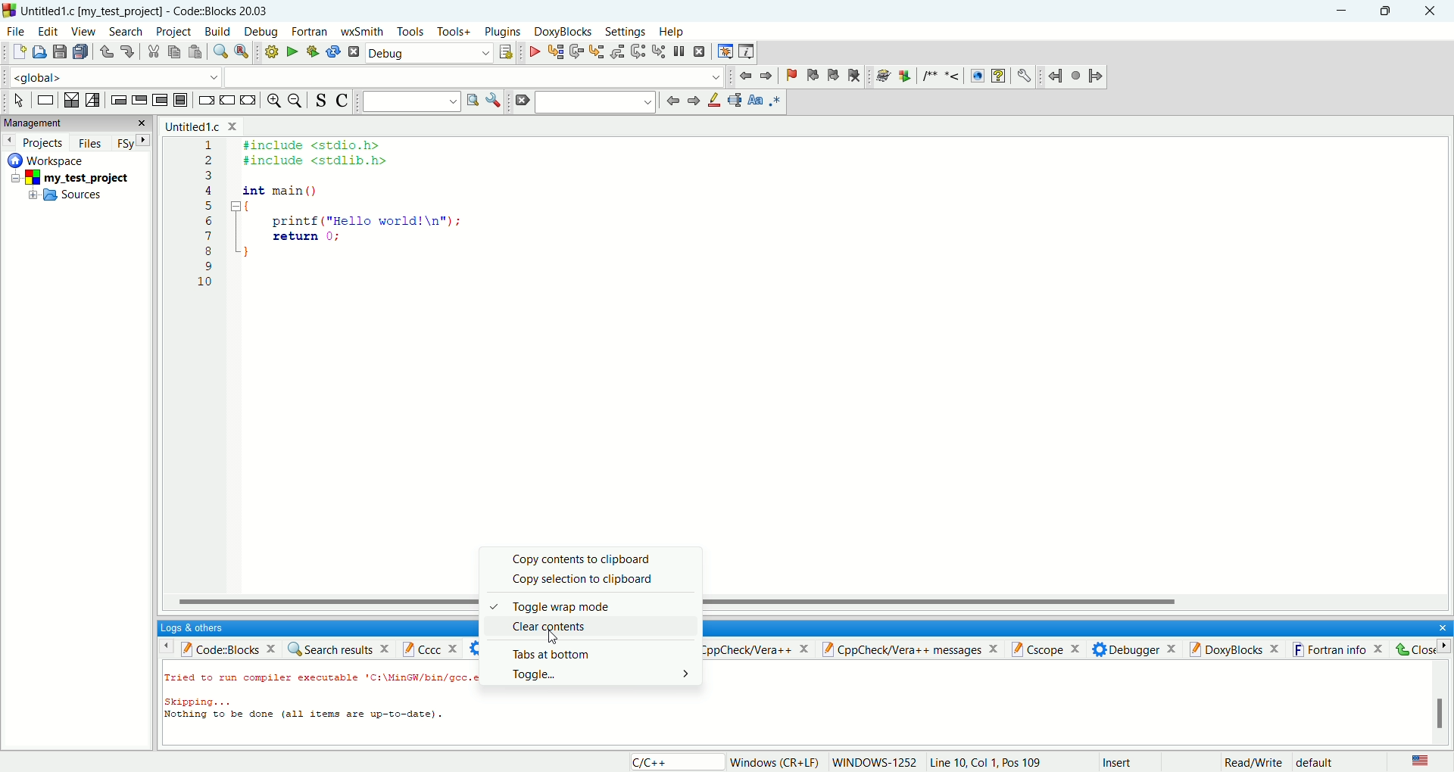 The image size is (1454, 772). What do you see at coordinates (261, 32) in the screenshot?
I see `debug` at bounding box center [261, 32].